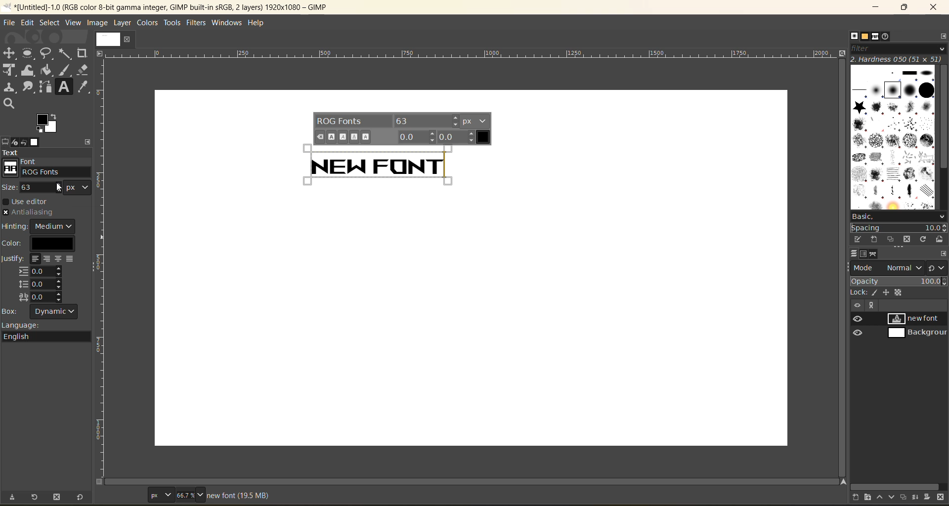 The height and width of the screenshot is (506, 949). I want to click on tool options, so click(6, 141).